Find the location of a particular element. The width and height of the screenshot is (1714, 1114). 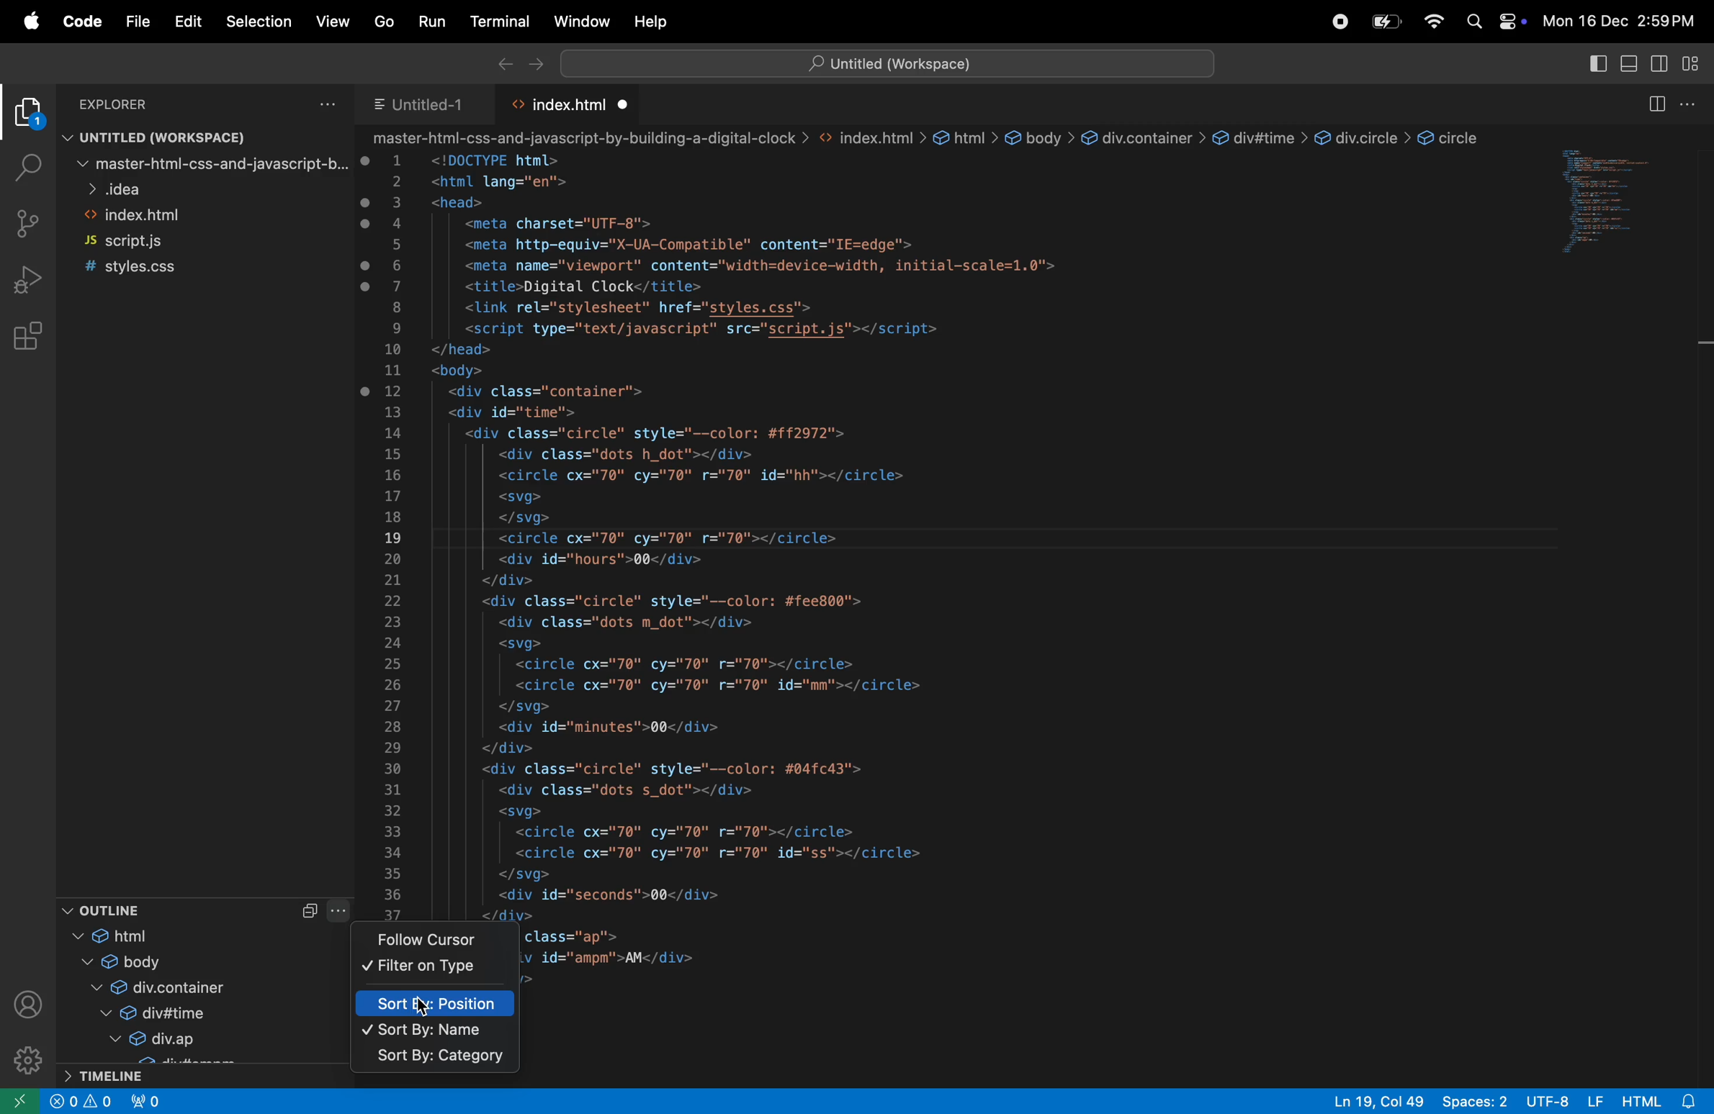

edit is located at coordinates (188, 21).